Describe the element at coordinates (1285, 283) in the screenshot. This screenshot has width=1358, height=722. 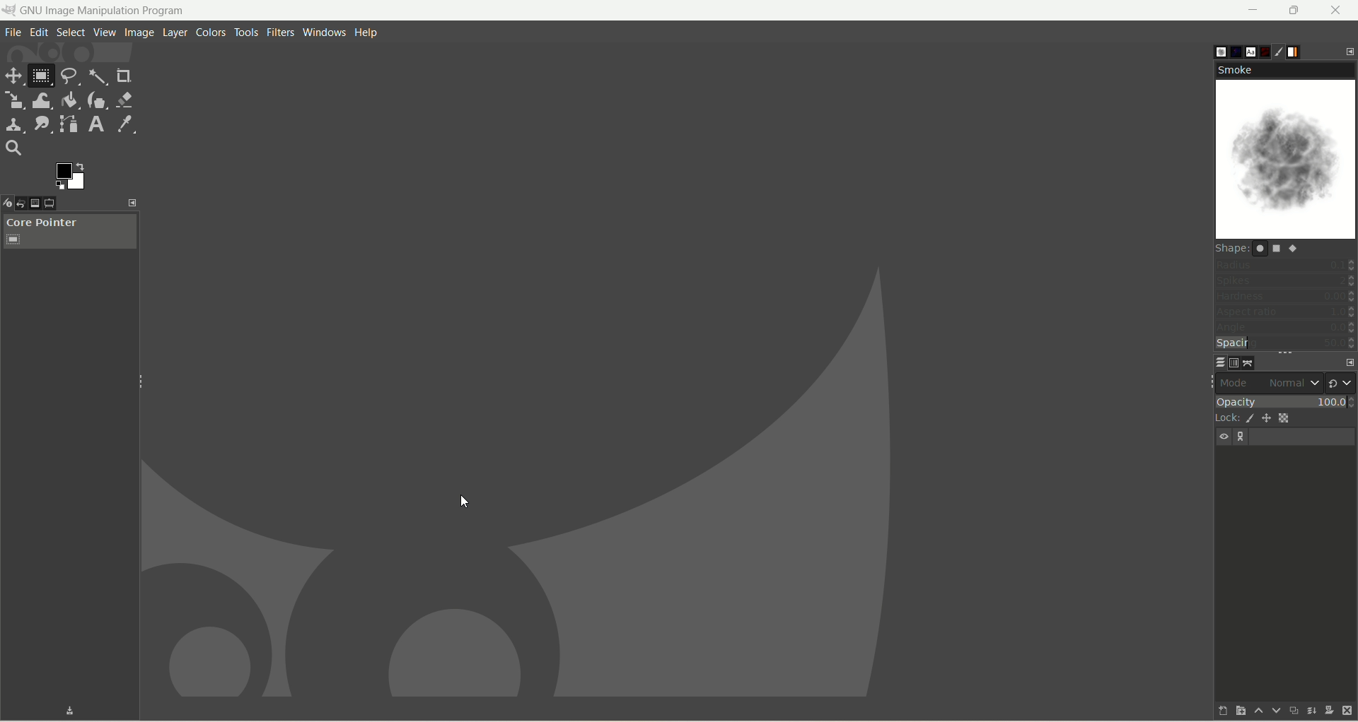
I see `spikes` at that location.